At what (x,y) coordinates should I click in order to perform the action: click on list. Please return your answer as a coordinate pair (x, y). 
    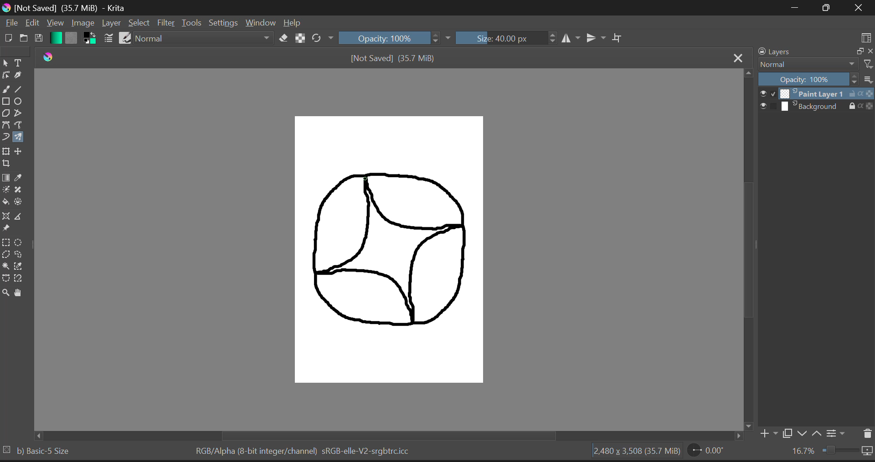
    Looking at the image, I should click on (867, 79).